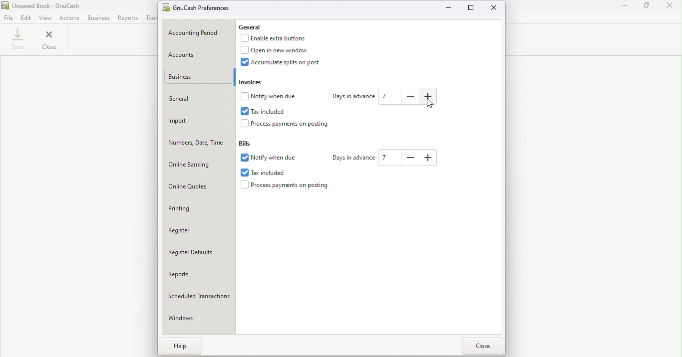  I want to click on Maximize, so click(472, 7).